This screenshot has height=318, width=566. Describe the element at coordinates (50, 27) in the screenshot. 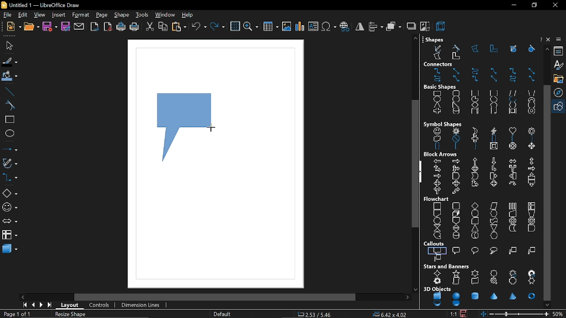

I see `save` at that location.